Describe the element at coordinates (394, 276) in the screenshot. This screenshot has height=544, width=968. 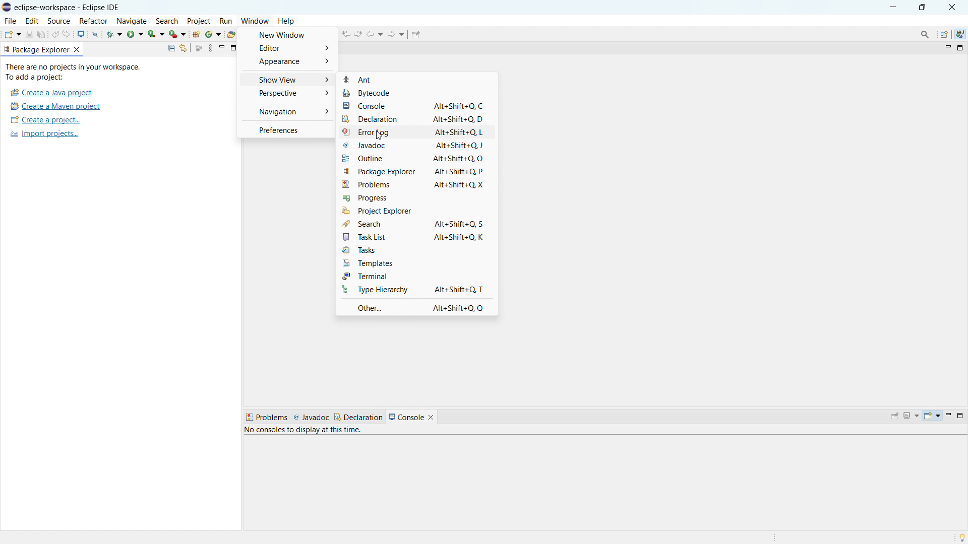
I see `Terminal` at that location.